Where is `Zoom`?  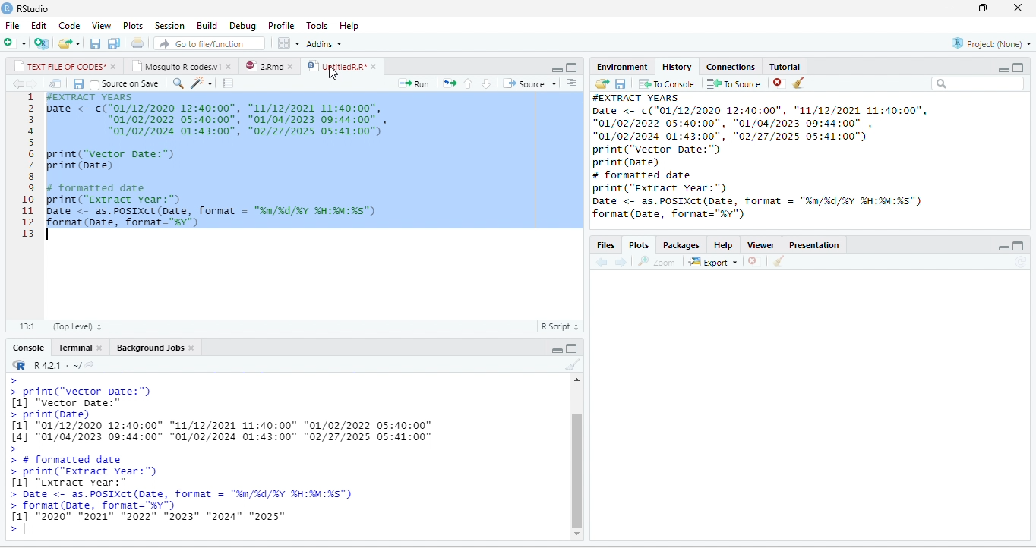 Zoom is located at coordinates (656, 261).